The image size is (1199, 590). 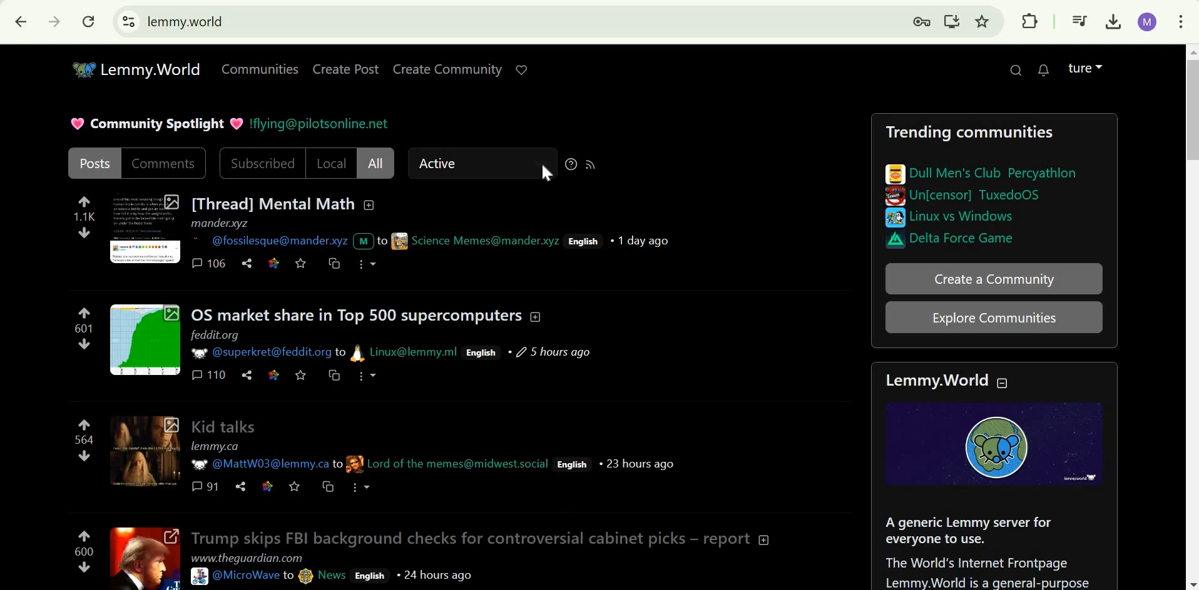 What do you see at coordinates (469, 538) in the screenshot?
I see `Trump skips FBI background checks for controversial cabinet picks - report` at bounding box center [469, 538].